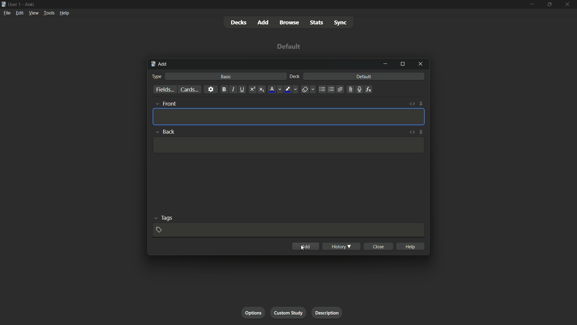 This screenshot has width=577, height=325. What do you see at coordinates (340, 23) in the screenshot?
I see `sync` at bounding box center [340, 23].